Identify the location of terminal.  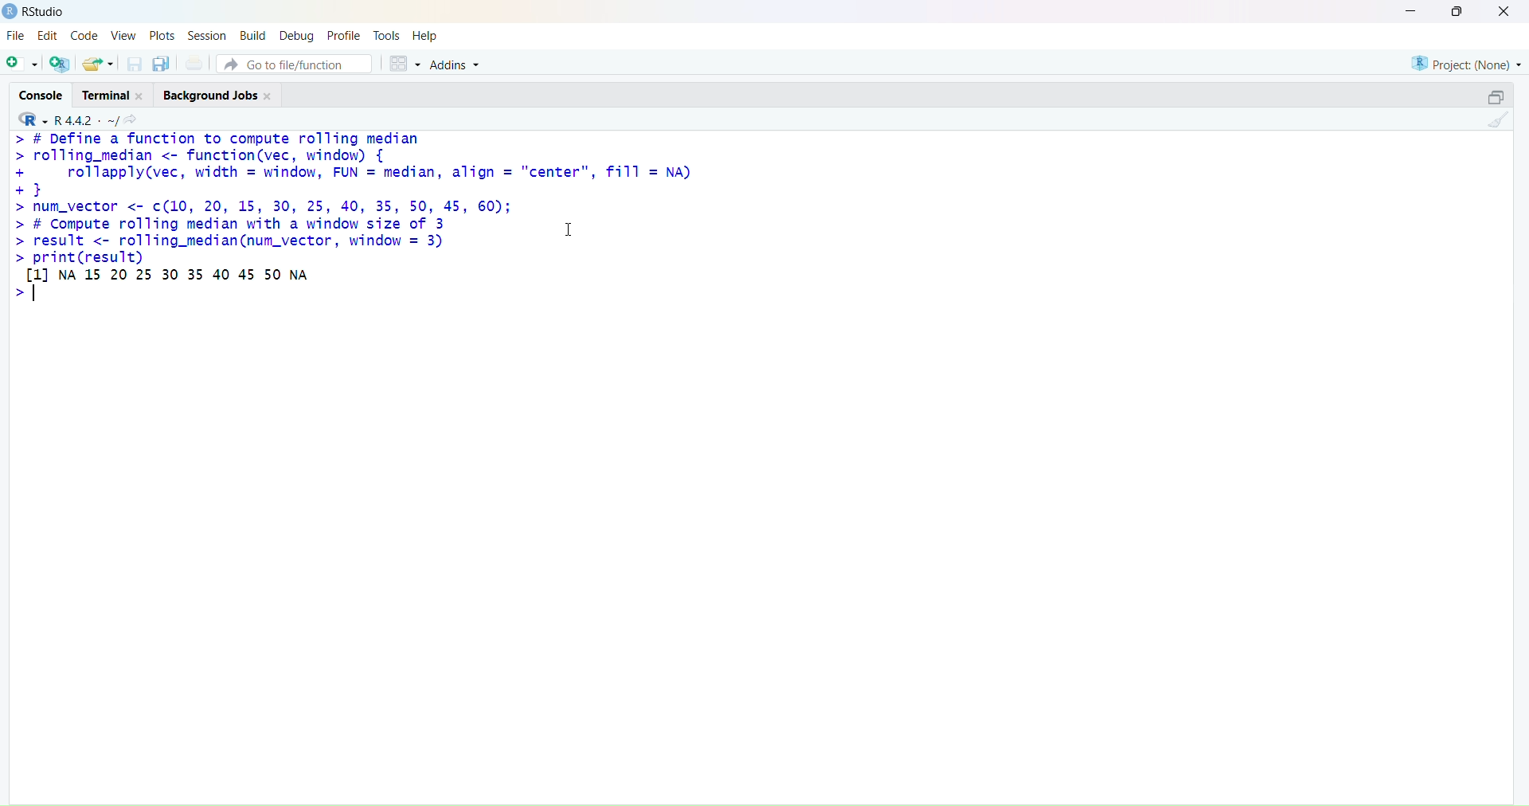
(105, 96).